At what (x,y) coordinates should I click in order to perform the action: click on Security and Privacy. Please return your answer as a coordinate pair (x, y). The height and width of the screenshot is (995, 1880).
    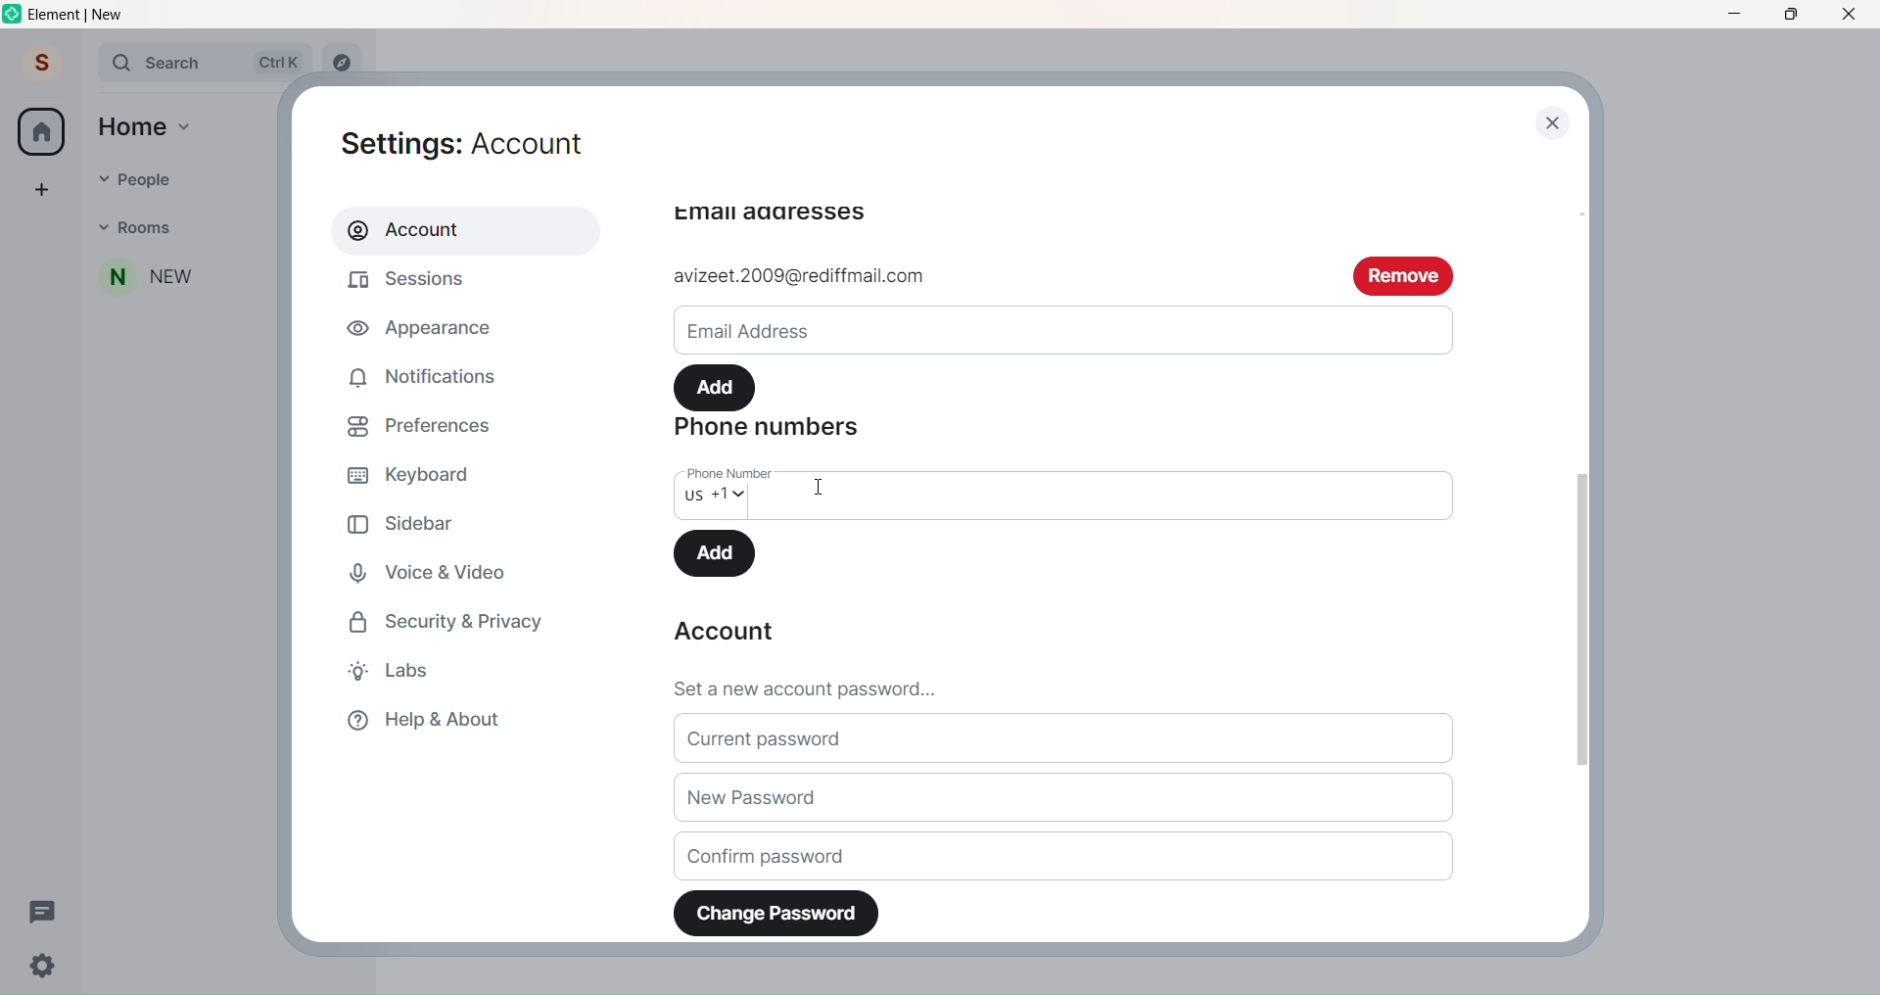
    Looking at the image, I should click on (458, 620).